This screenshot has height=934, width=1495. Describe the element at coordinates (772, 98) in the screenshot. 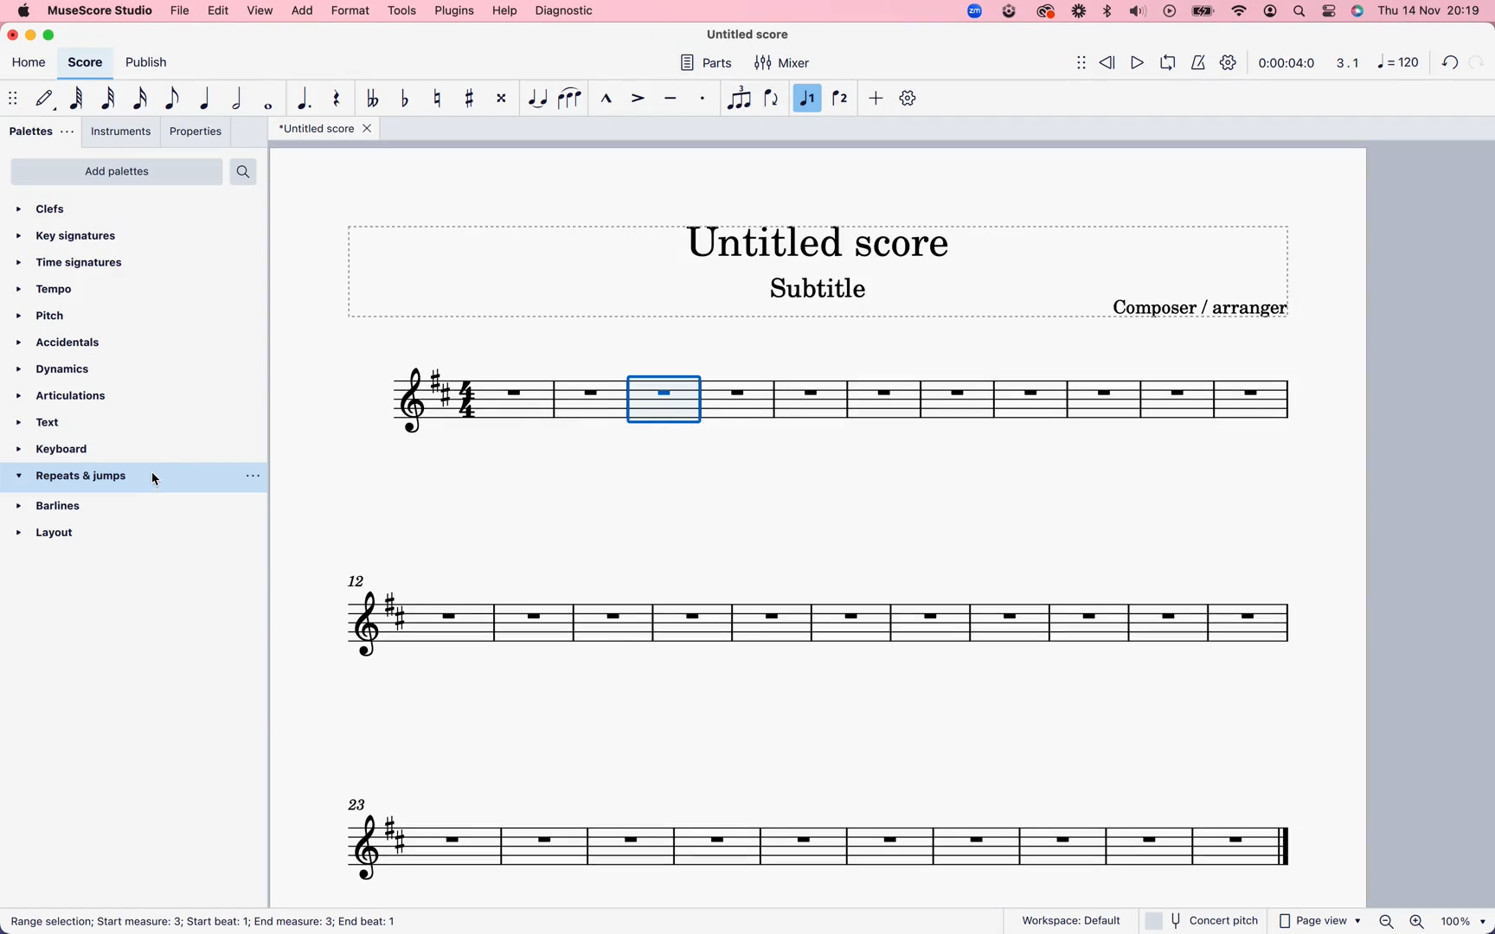

I see `flip direction` at that location.